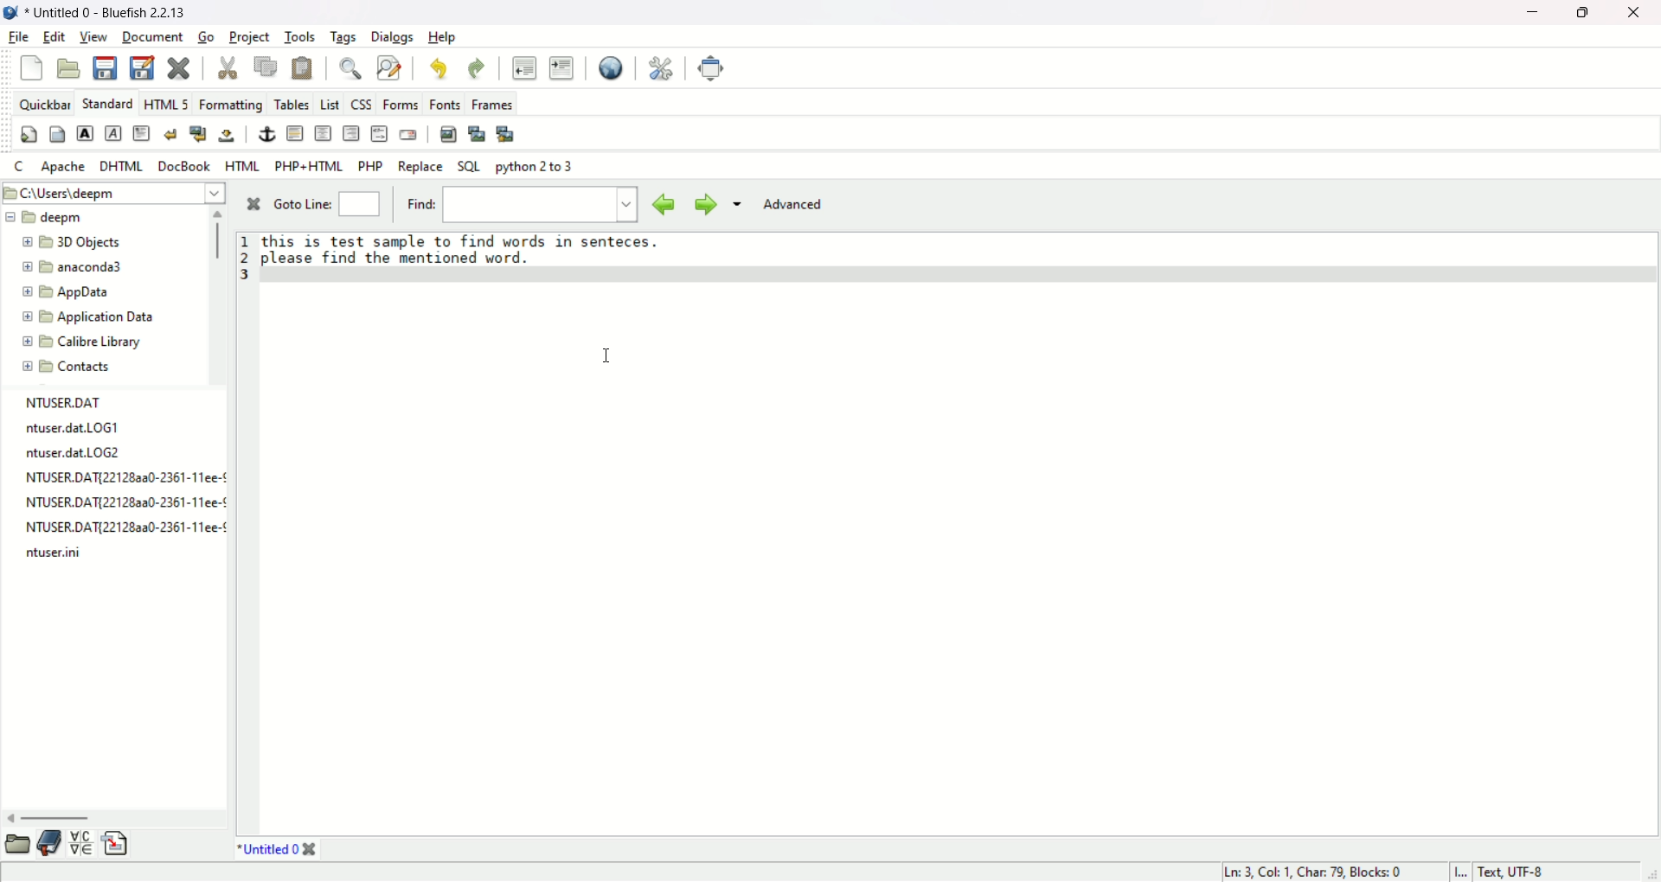  What do you see at coordinates (58, 135) in the screenshot?
I see `body` at bounding box center [58, 135].